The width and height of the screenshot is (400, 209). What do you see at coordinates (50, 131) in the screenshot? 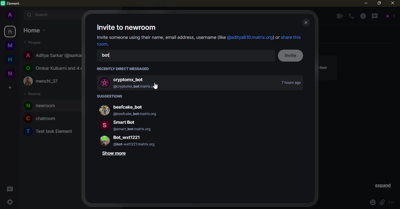
I see `Test task Element` at bounding box center [50, 131].